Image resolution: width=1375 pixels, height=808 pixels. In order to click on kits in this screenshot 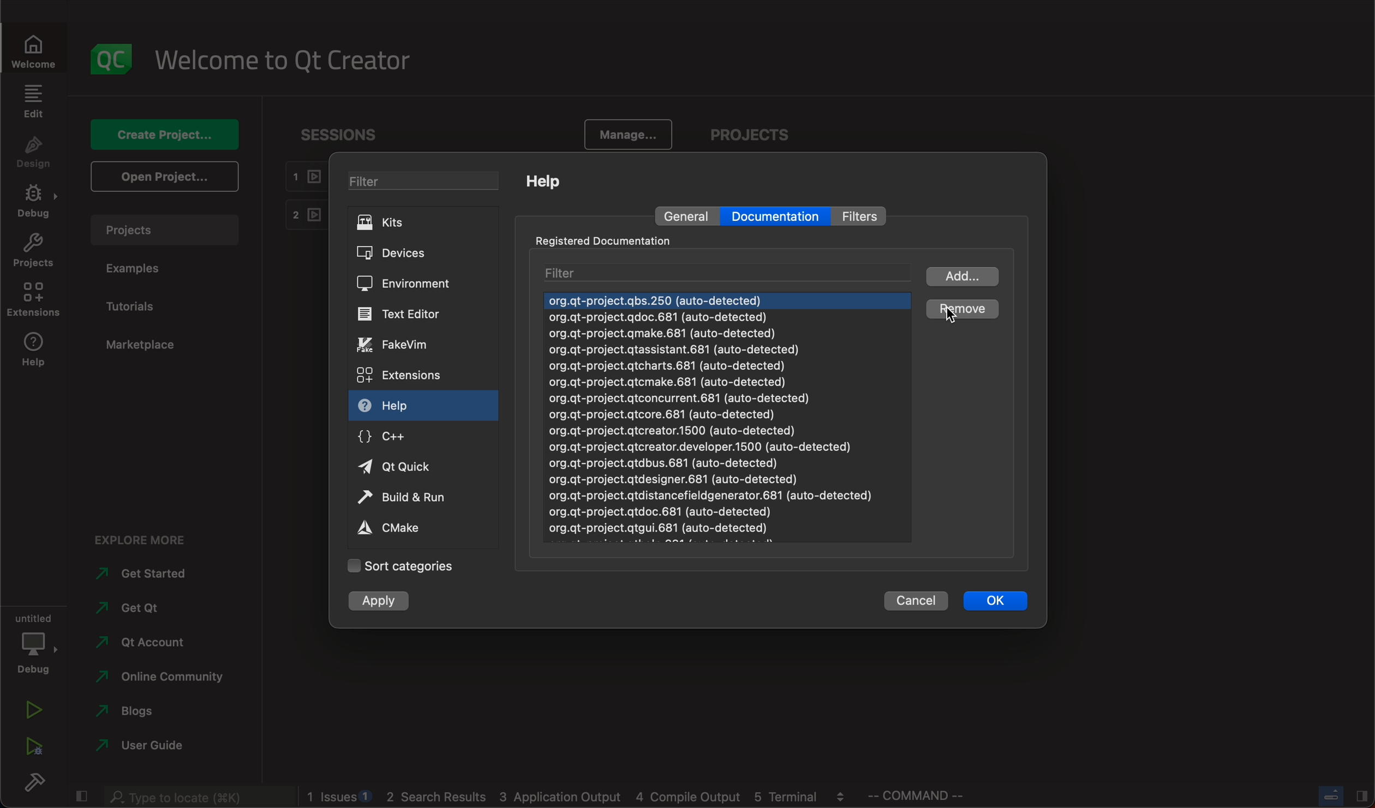, I will do `click(428, 225)`.